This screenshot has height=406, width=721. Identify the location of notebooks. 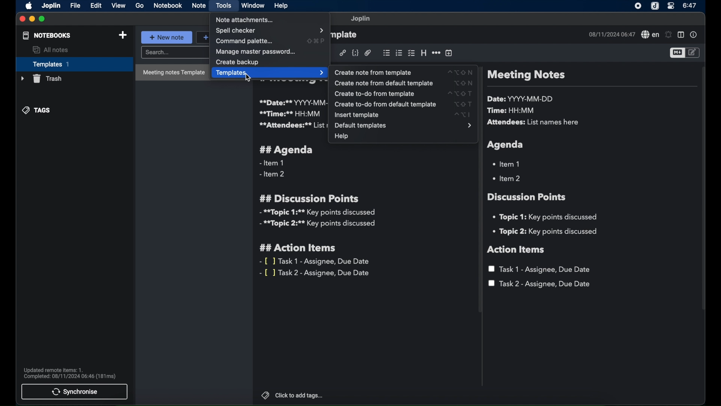
(46, 36).